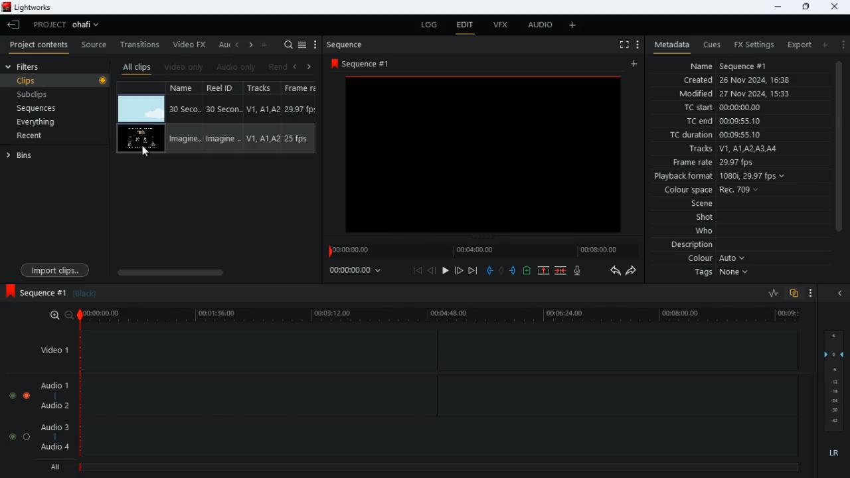 Image resolution: width=850 pixels, height=478 pixels. I want to click on vfx, so click(505, 27).